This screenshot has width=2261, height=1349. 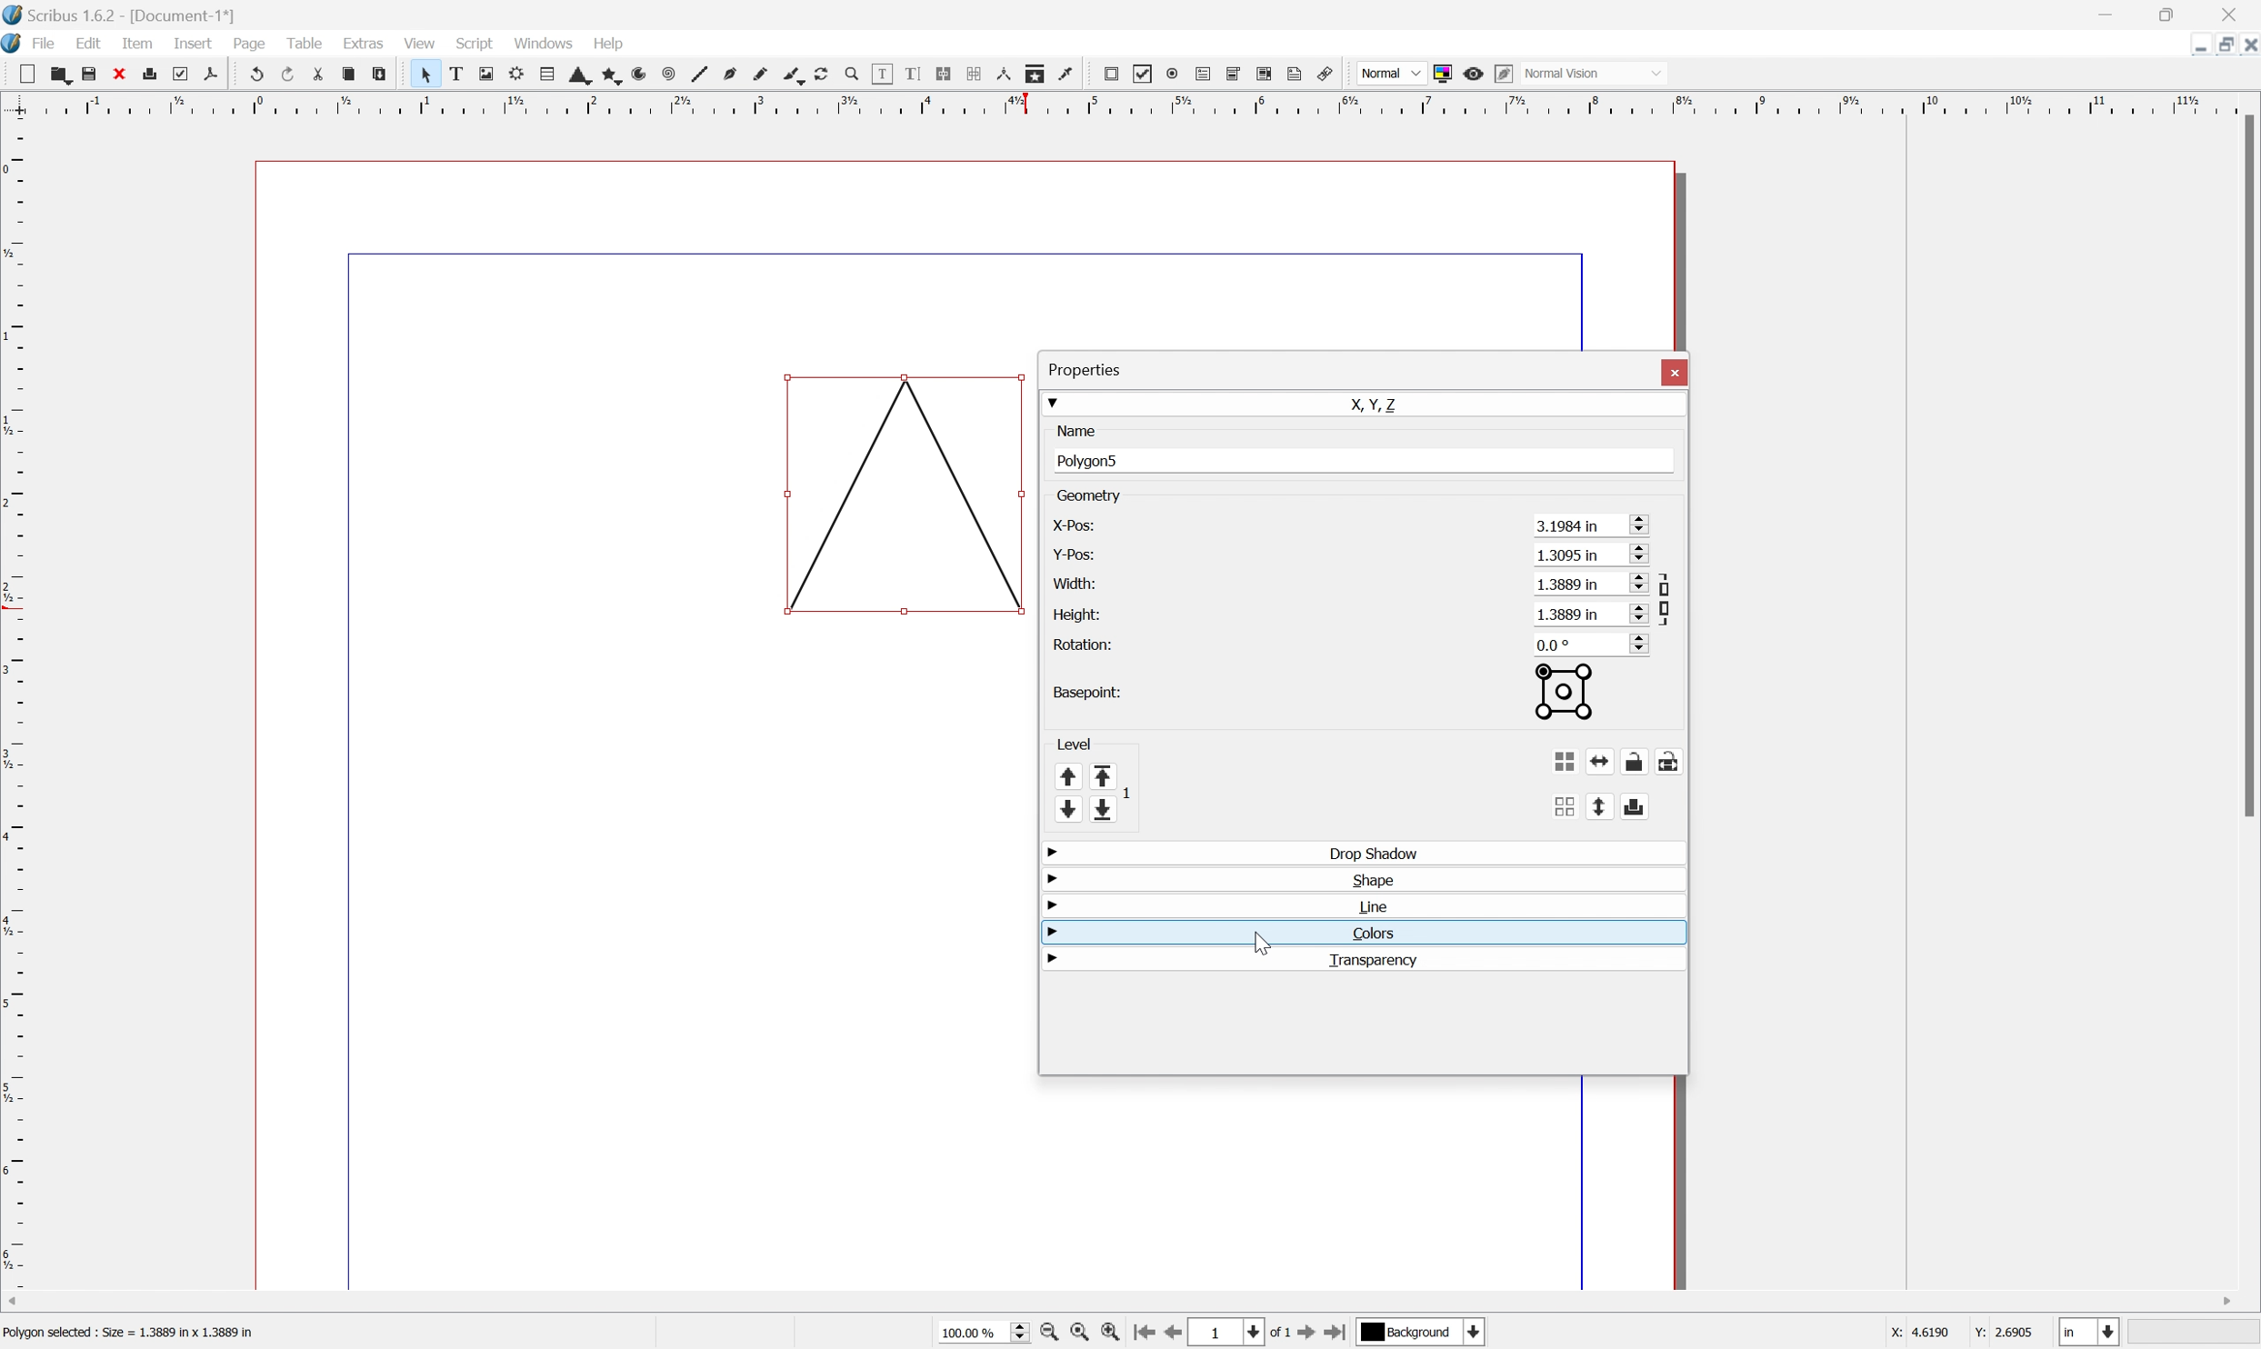 I want to click on Polygon, so click(x=604, y=75).